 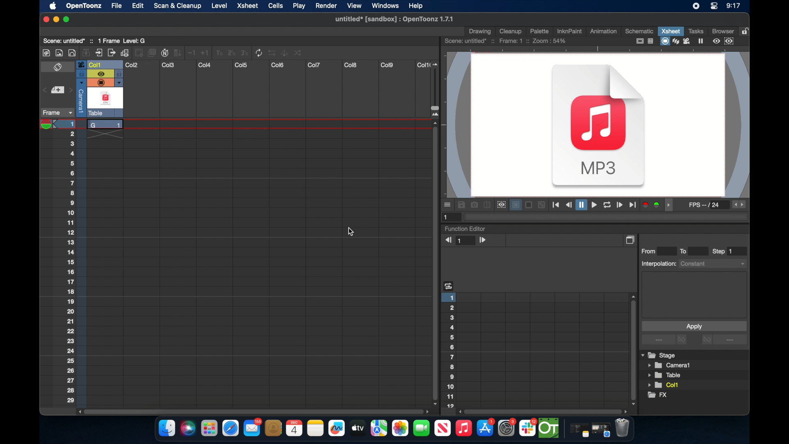 What do you see at coordinates (724, 340) in the screenshot?
I see `more options` at bounding box center [724, 340].